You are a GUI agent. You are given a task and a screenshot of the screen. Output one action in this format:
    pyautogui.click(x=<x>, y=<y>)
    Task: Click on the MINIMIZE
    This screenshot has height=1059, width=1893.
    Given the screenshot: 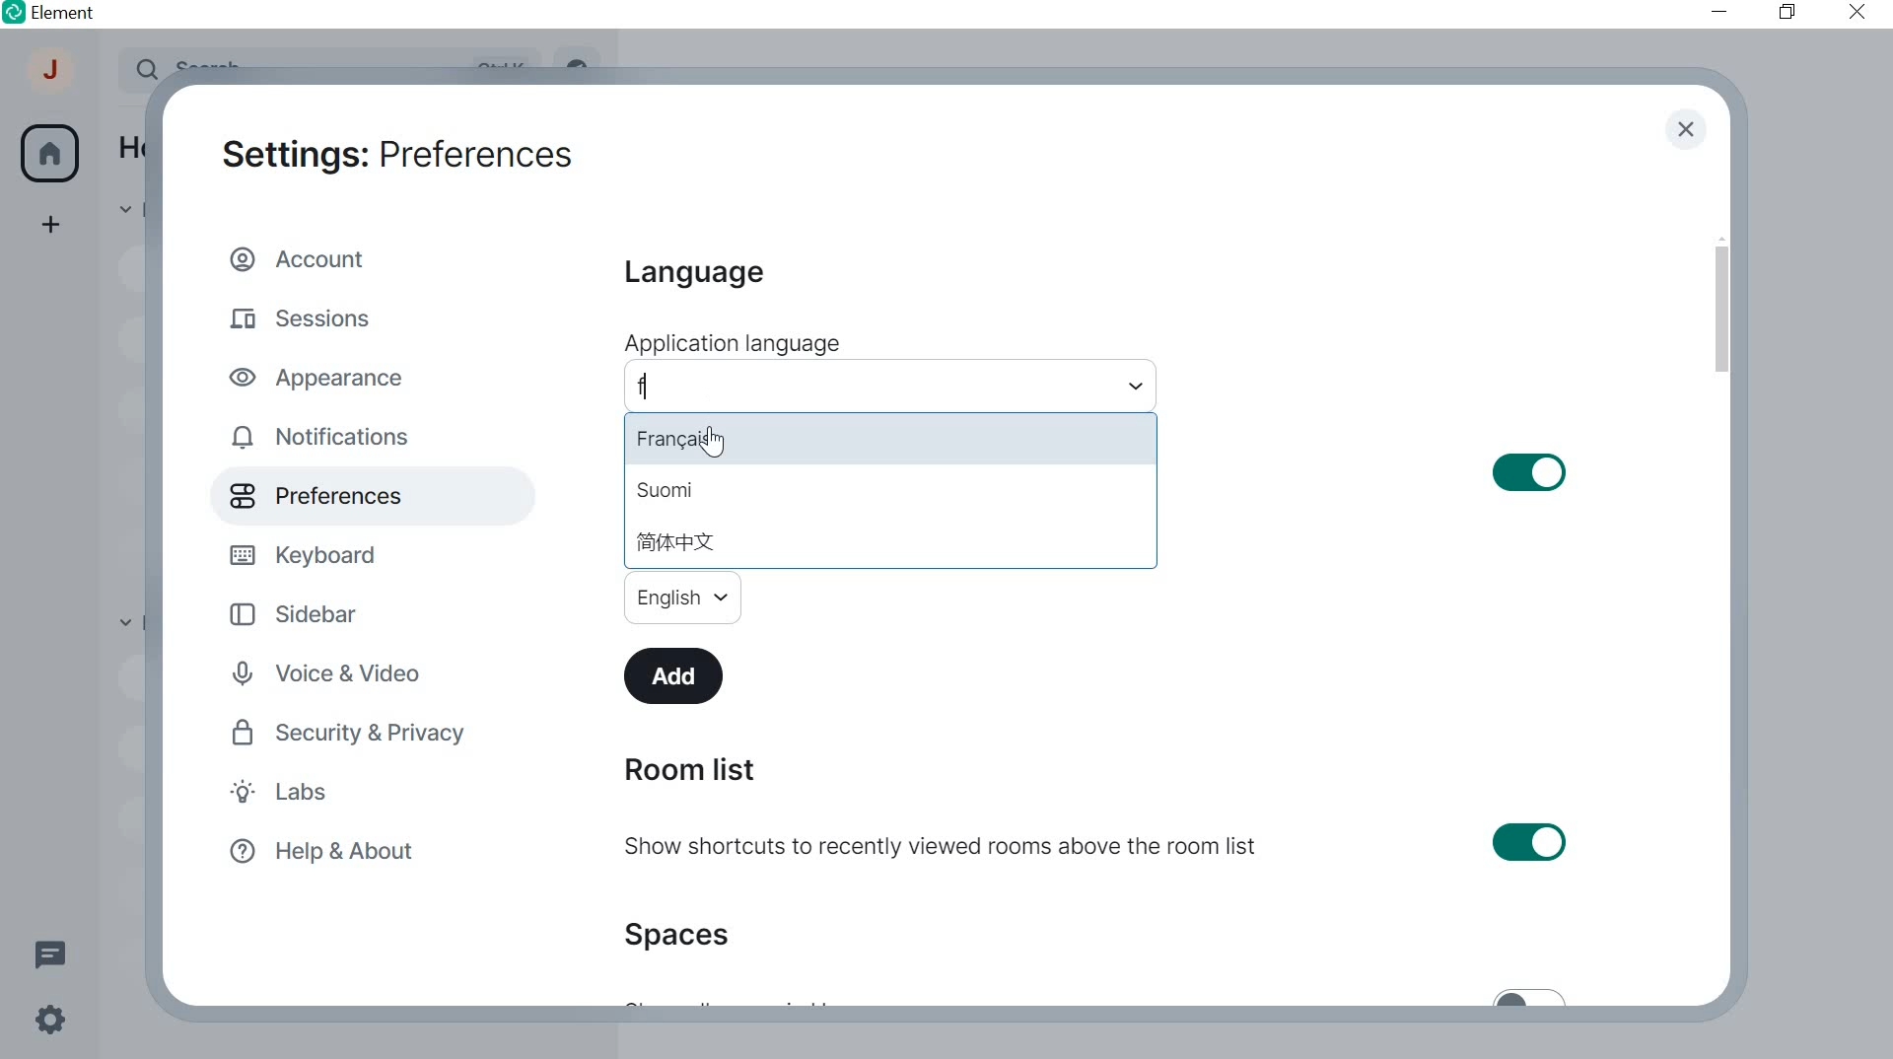 What is the action you would take?
    pyautogui.click(x=1721, y=12)
    